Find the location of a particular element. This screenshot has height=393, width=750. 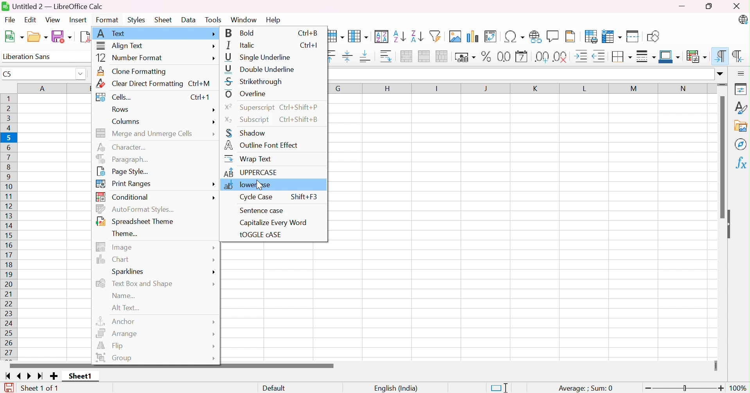

Sheet 1 of1 is located at coordinates (39, 388).